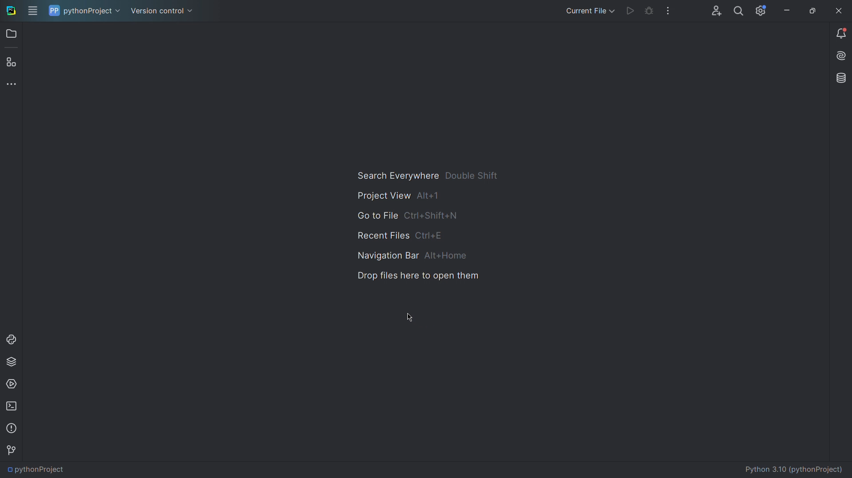 Image resolution: width=852 pixels, height=478 pixels. Describe the element at coordinates (406, 317) in the screenshot. I see `Cursor` at that location.